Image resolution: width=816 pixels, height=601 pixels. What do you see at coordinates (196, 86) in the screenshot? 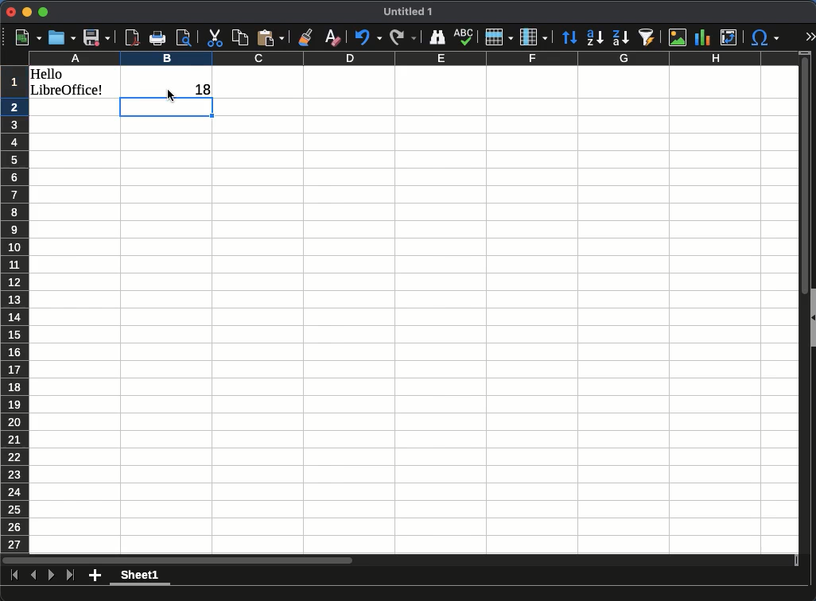
I see `LEN function output "18"` at bounding box center [196, 86].